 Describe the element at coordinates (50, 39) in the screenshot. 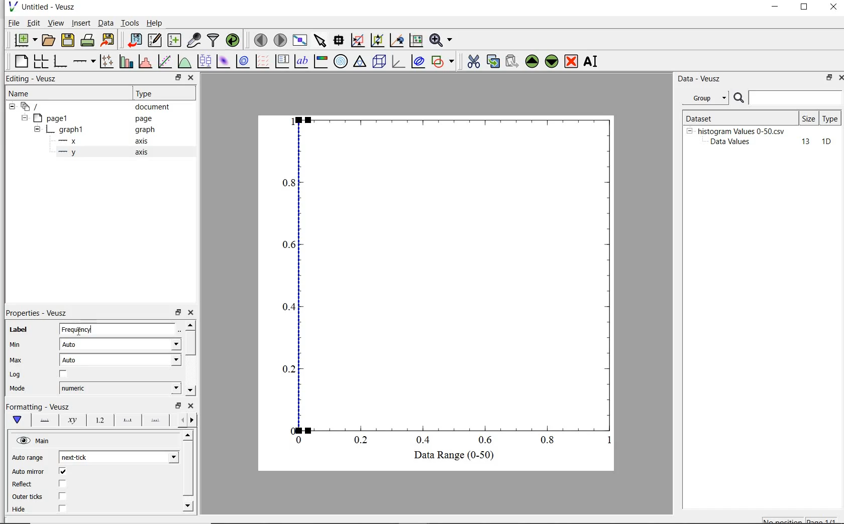

I see `open` at that location.